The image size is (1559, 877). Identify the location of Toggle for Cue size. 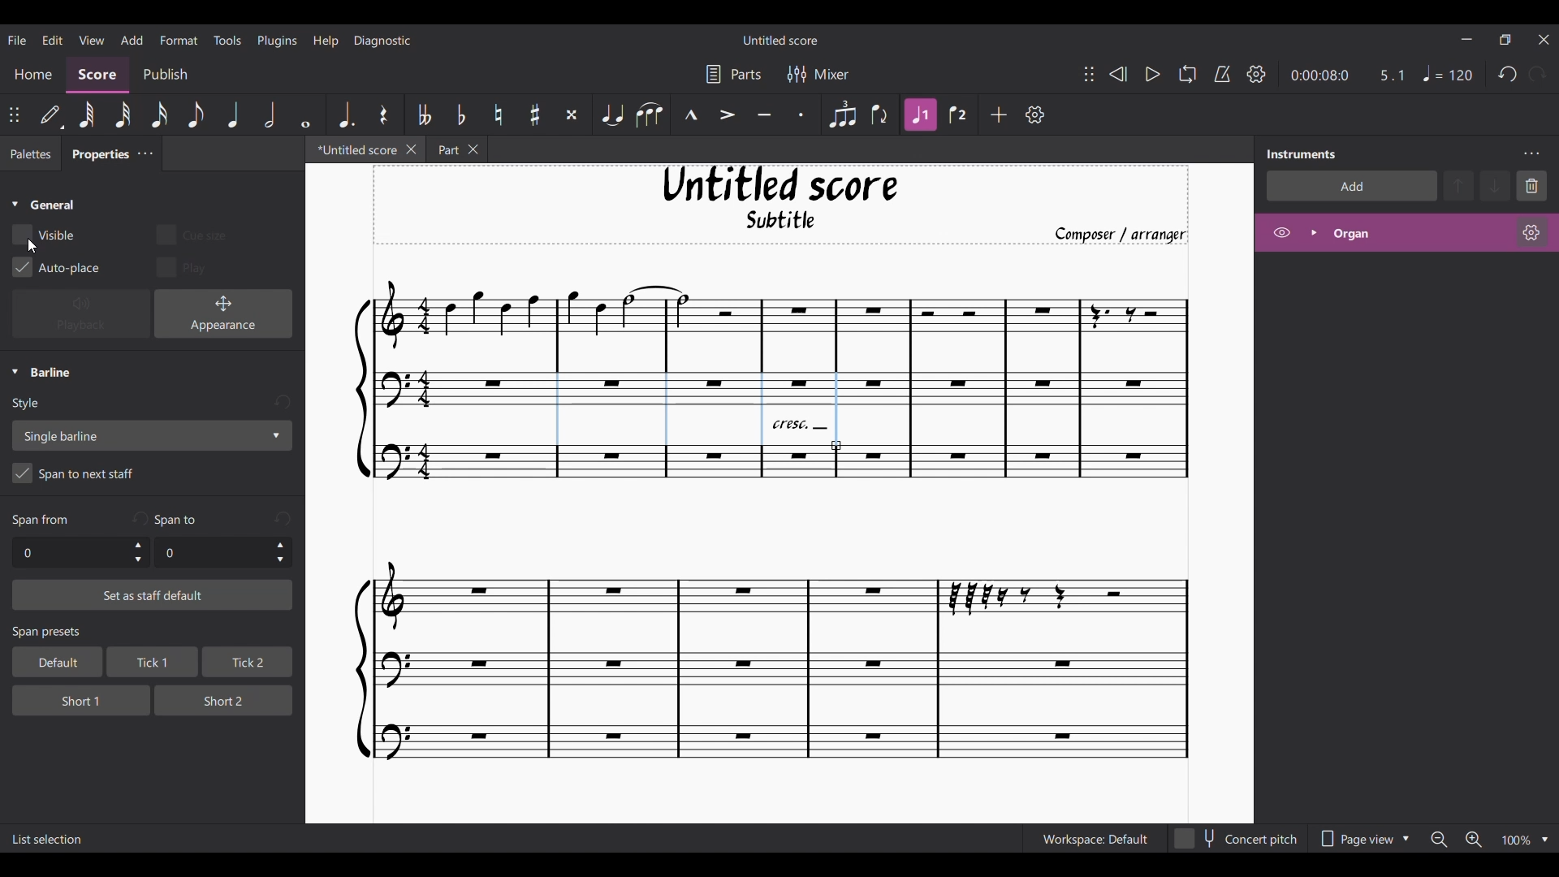
(187, 231).